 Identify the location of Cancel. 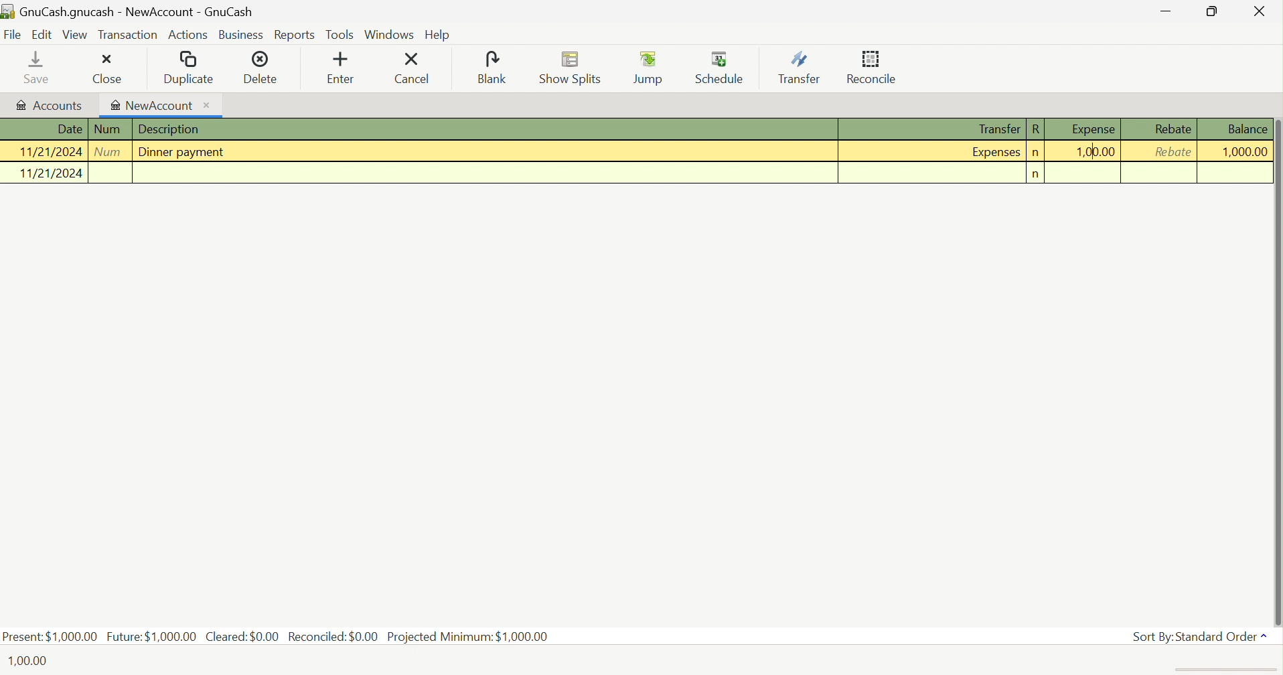
(416, 68).